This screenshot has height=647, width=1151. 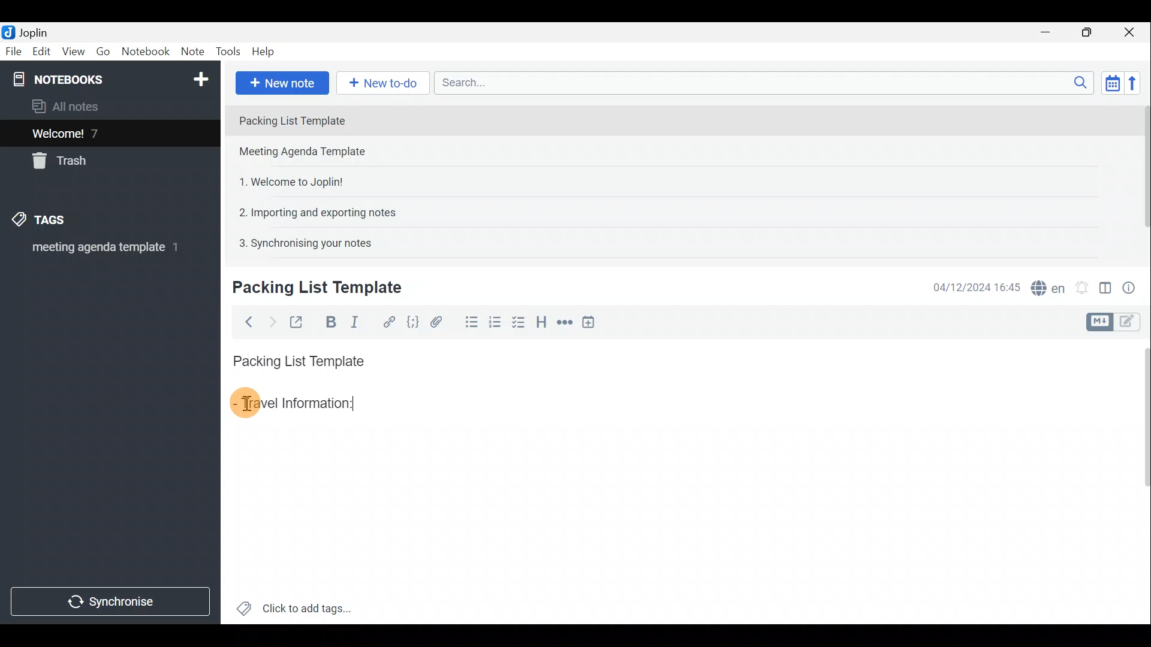 I want to click on Spell checker, so click(x=1045, y=286).